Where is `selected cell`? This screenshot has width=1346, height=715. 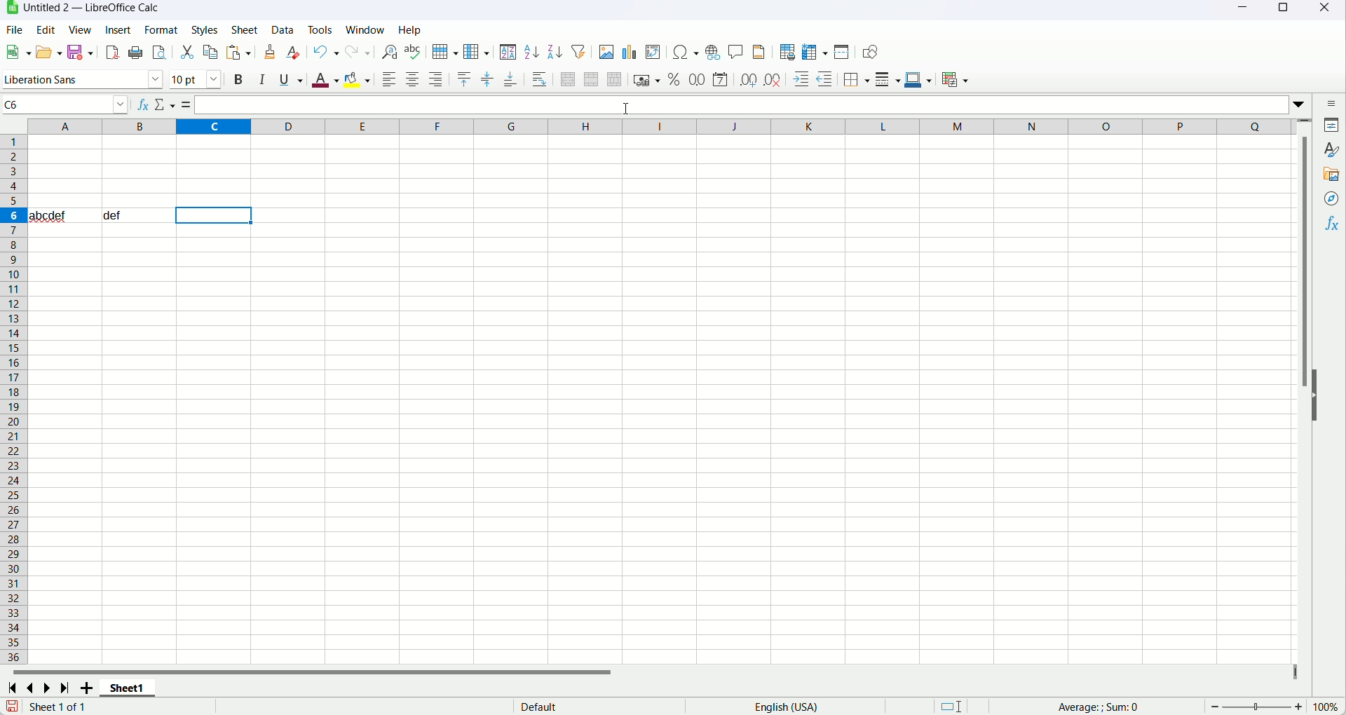
selected cell is located at coordinates (213, 217).